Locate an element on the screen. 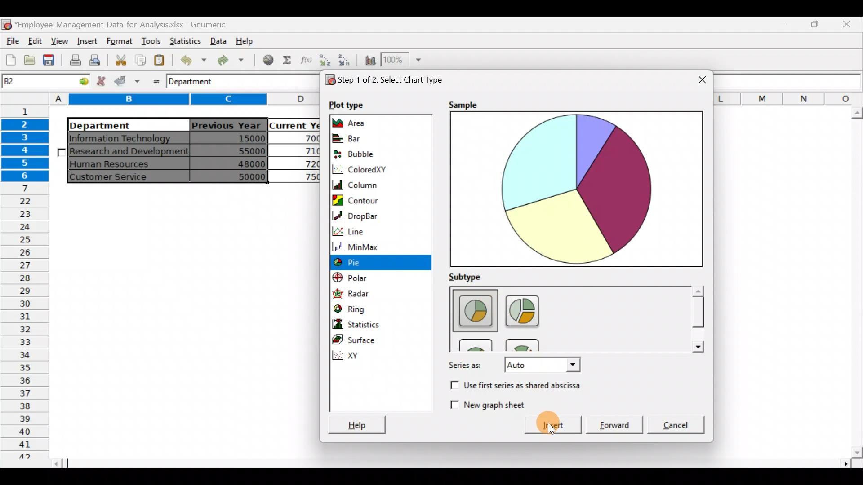 The image size is (863, 485). Cursor on insert is located at coordinates (561, 425).